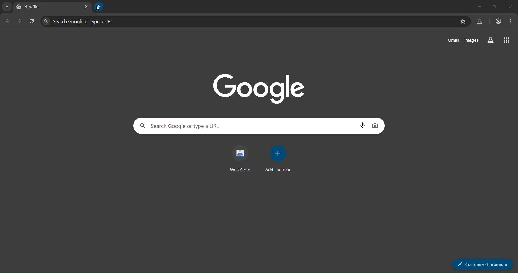  Describe the element at coordinates (472, 40) in the screenshot. I see `images` at that location.